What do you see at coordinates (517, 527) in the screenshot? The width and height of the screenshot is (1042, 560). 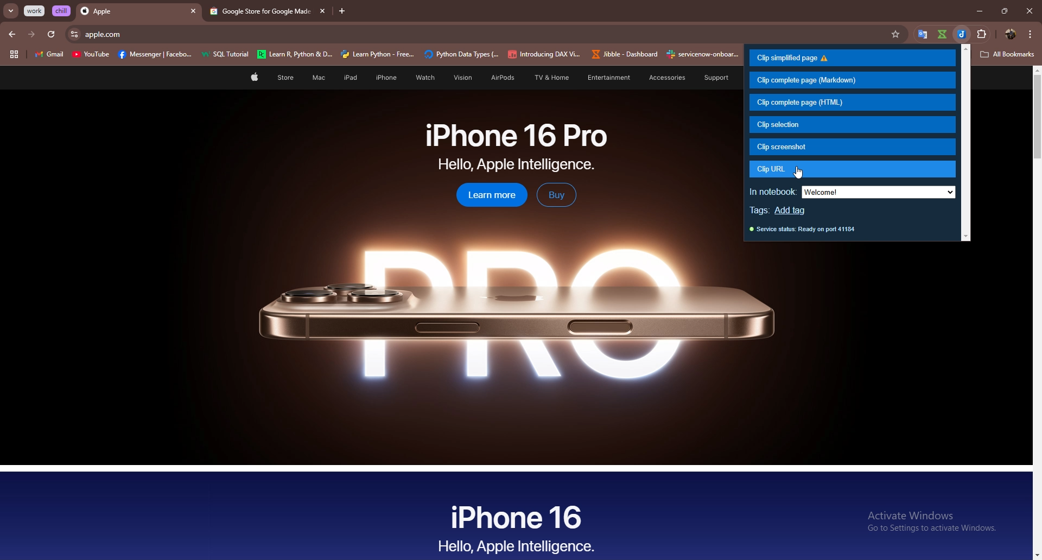 I see `iPhone 16
Hello, Apple Intelligence.` at bounding box center [517, 527].